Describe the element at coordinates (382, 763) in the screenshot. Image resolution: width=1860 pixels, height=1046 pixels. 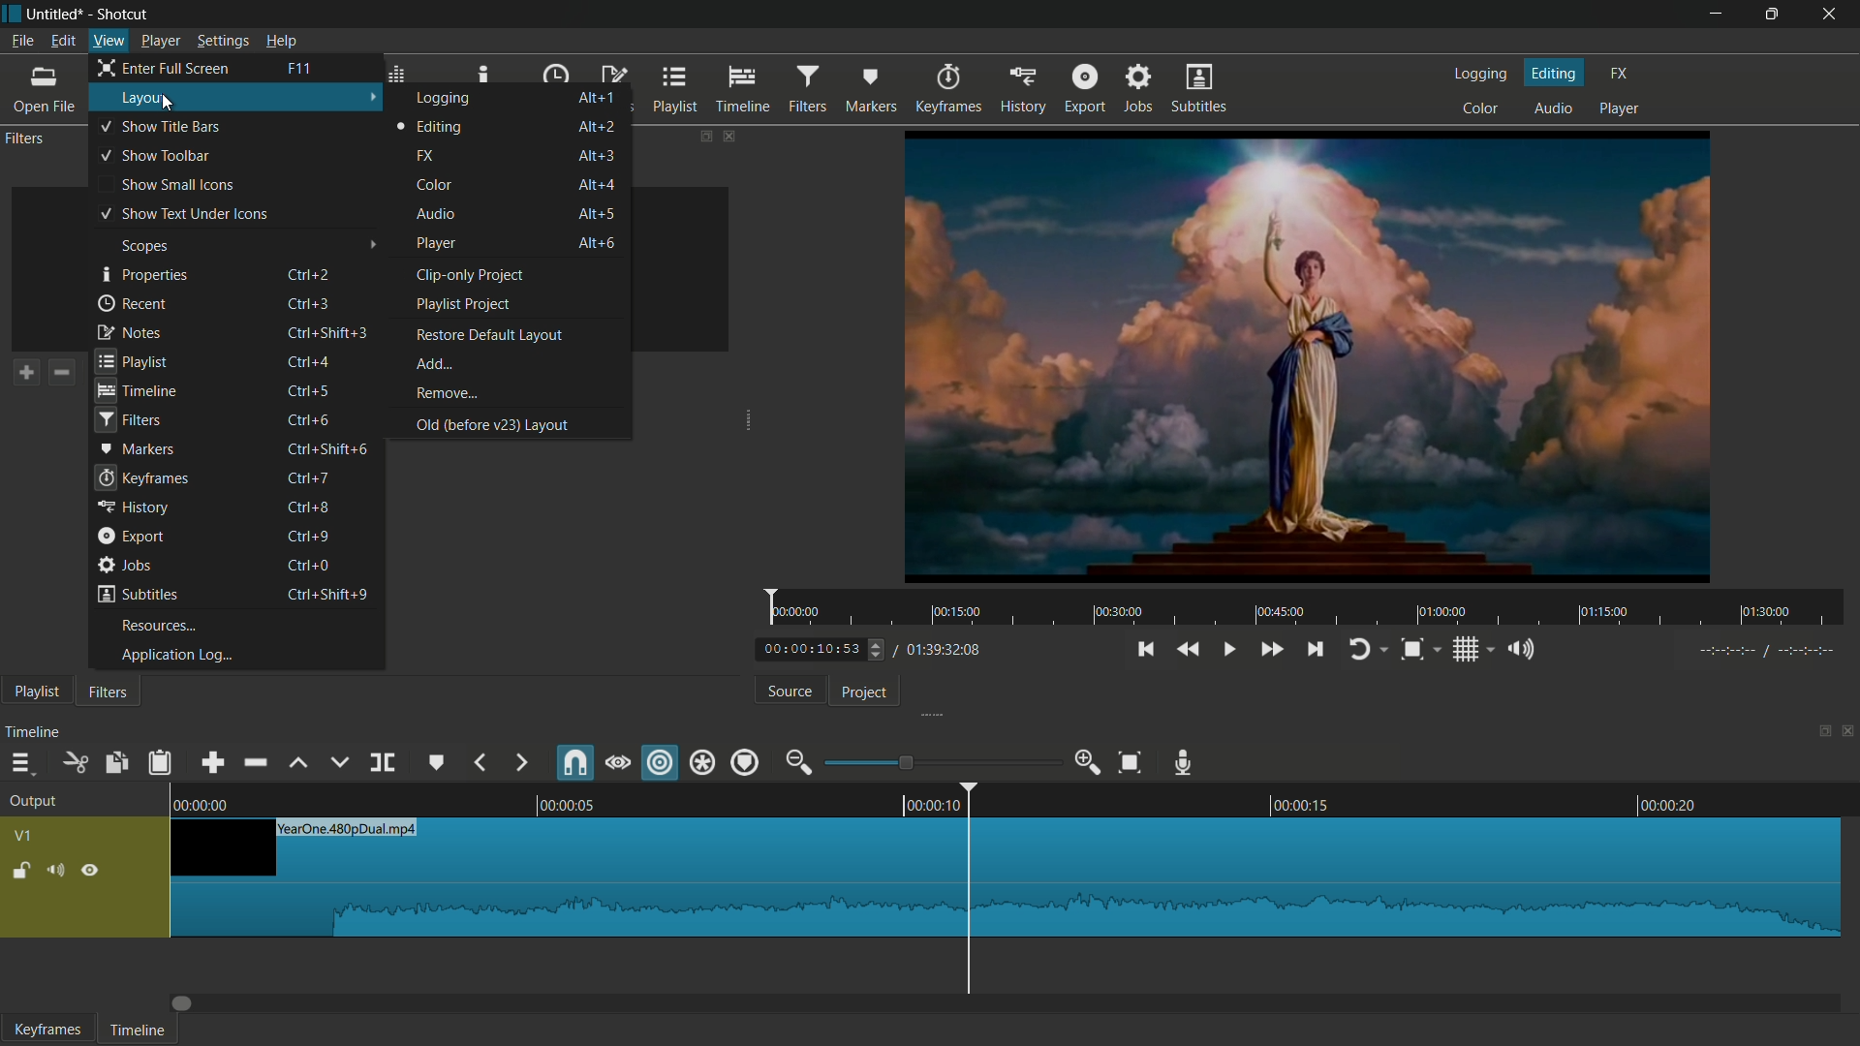
I see `split at playhead` at that location.